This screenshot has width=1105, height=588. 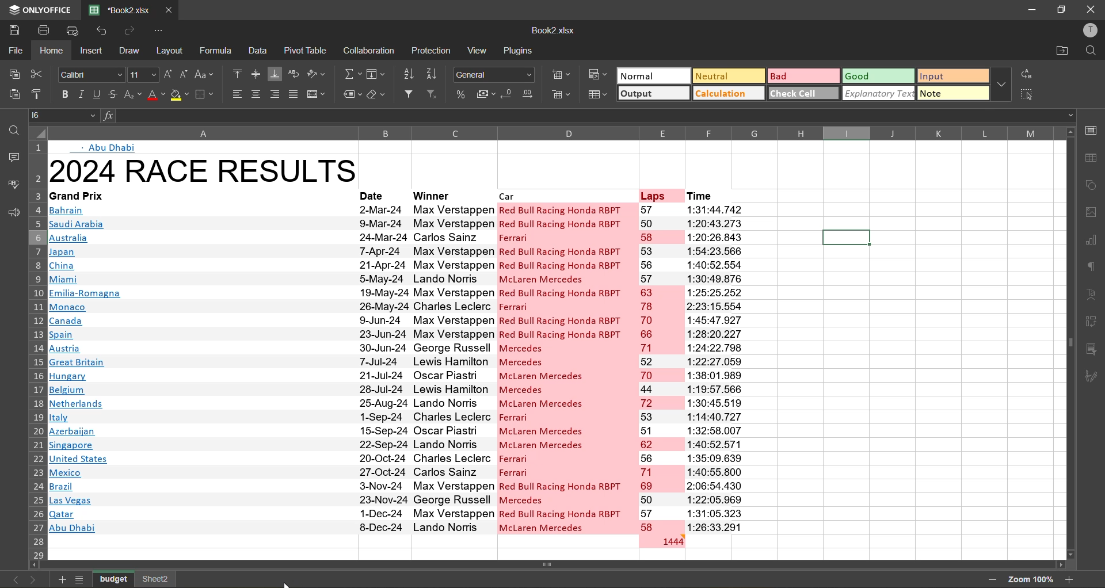 I want to click on sort descending, so click(x=435, y=72).